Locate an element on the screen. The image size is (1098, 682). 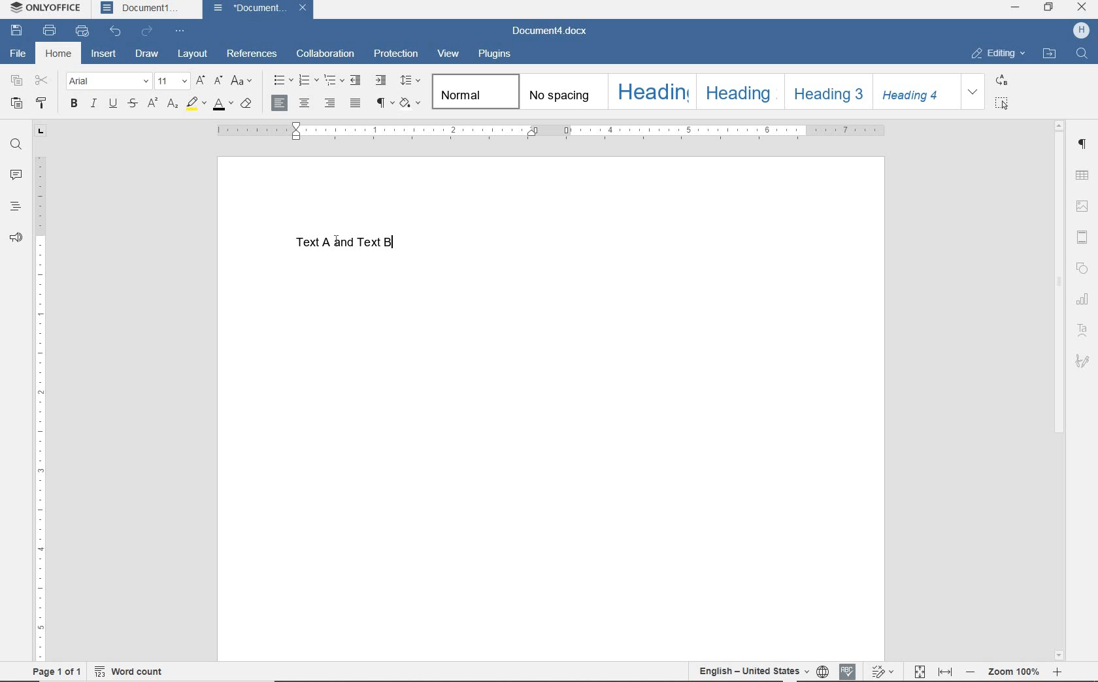
INSERT is located at coordinates (103, 55).